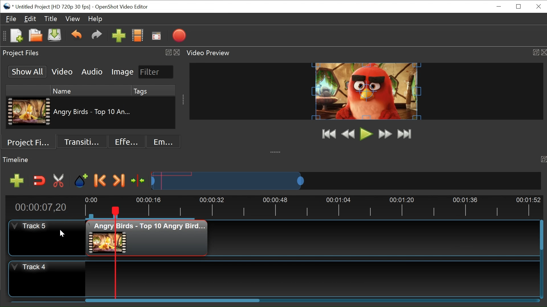 The width and height of the screenshot is (547, 307). Describe the element at coordinates (157, 36) in the screenshot. I see `Fullscreen` at that location.